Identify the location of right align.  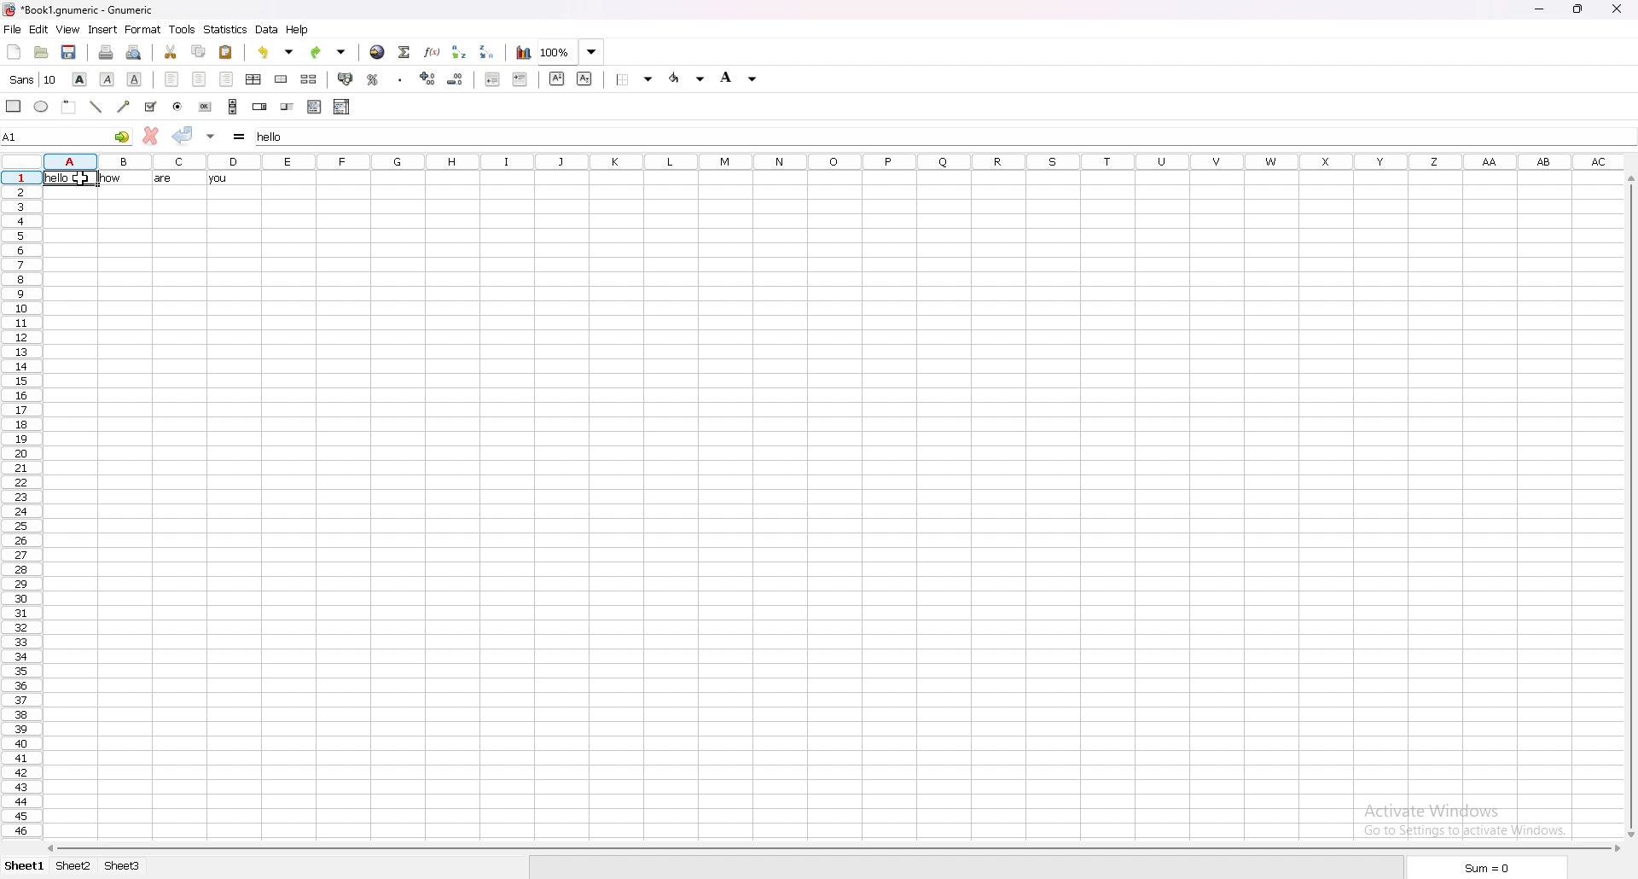
(227, 79).